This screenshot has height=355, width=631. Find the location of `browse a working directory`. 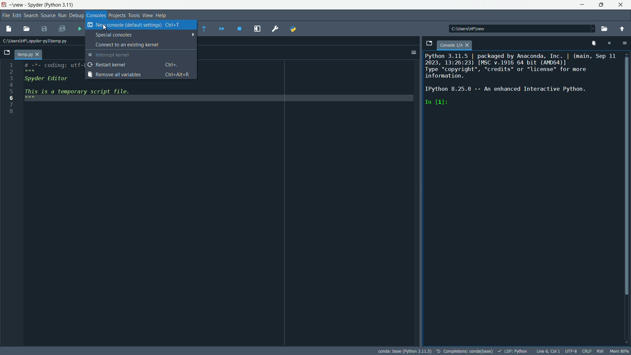

browse a working directory is located at coordinates (605, 30).